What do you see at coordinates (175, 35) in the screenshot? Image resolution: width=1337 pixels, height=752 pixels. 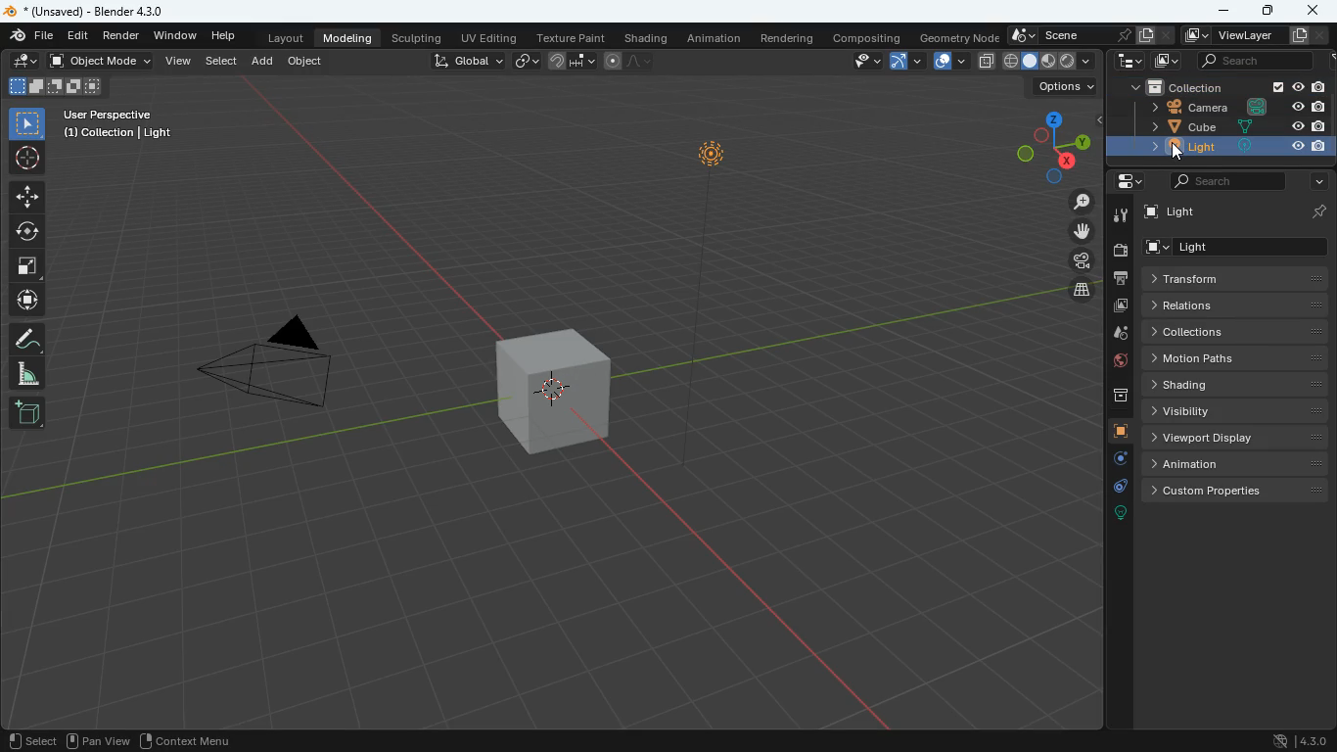 I see `window` at bounding box center [175, 35].